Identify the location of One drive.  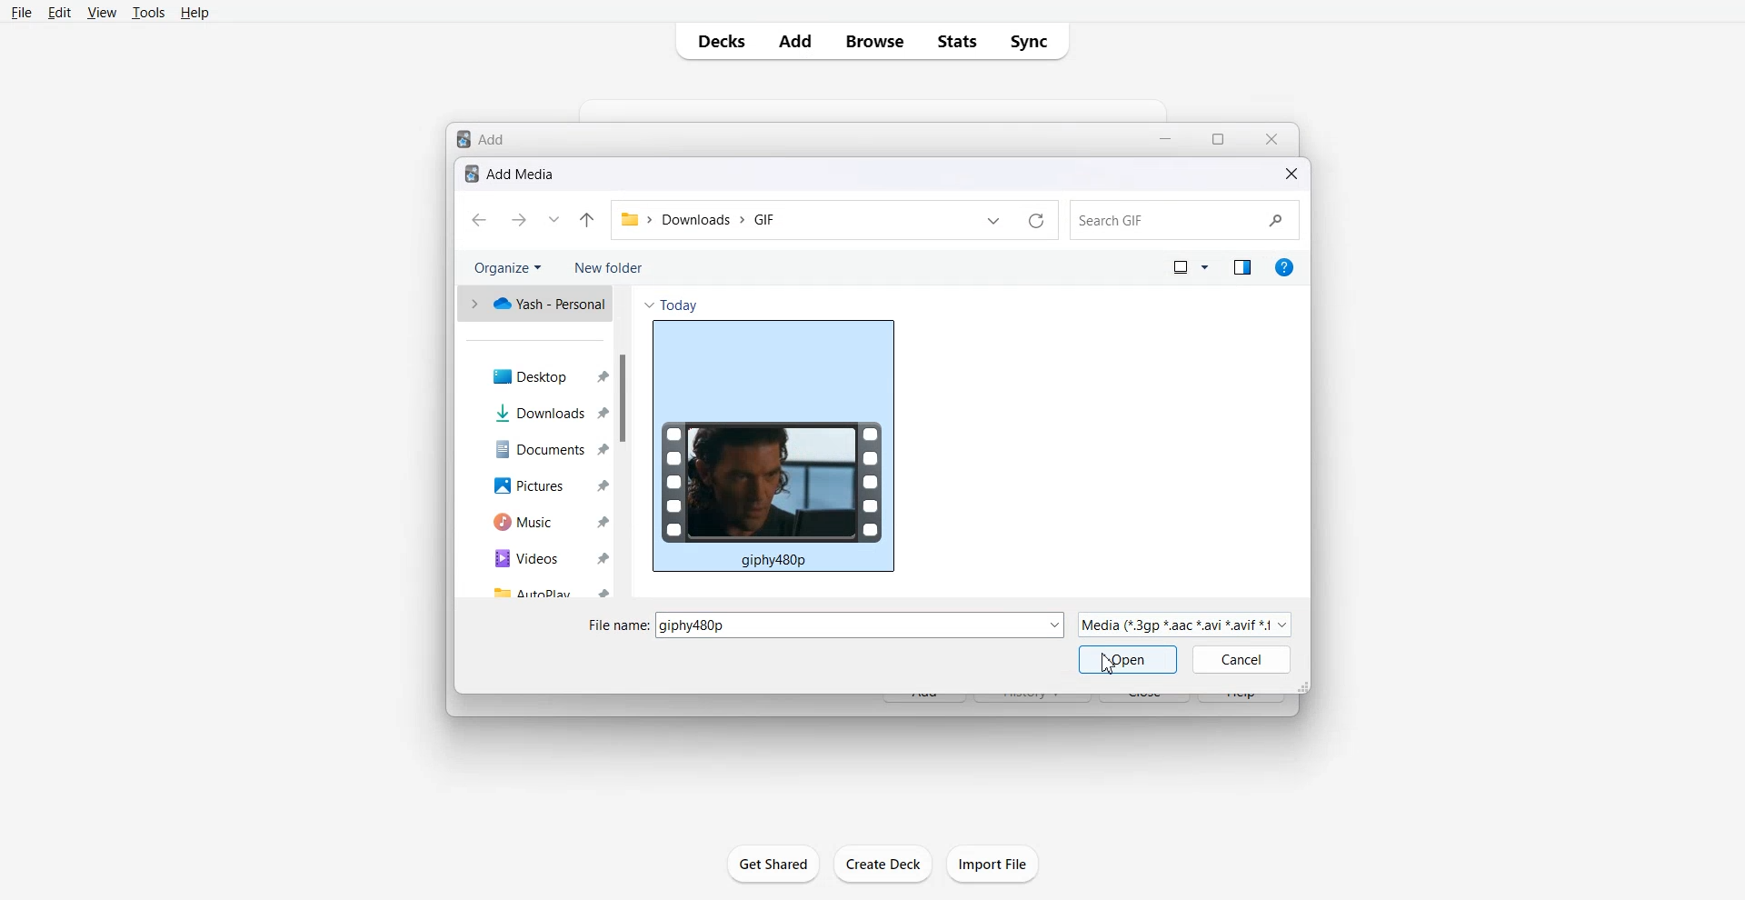
(533, 305).